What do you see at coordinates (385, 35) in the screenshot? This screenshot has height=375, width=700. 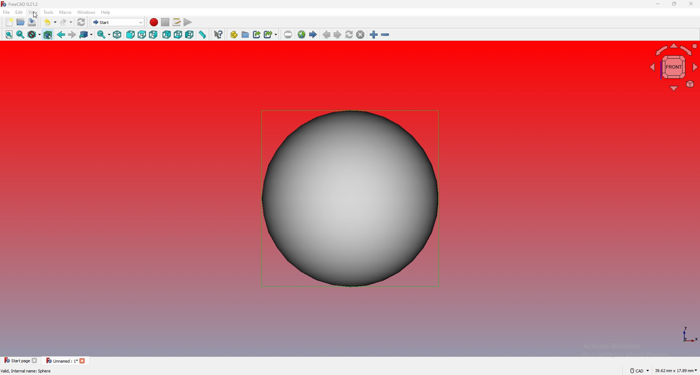 I see `zoom out` at bounding box center [385, 35].